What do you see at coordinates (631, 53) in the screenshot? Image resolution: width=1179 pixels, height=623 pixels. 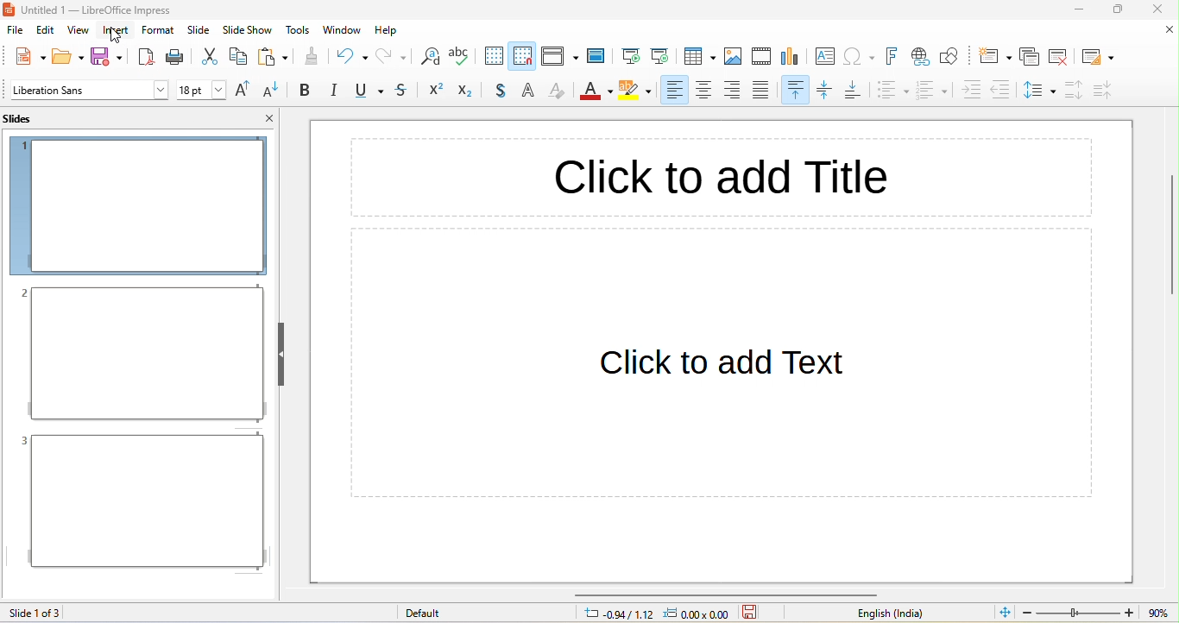 I see `first slide ` at bounding box center [631, 53].